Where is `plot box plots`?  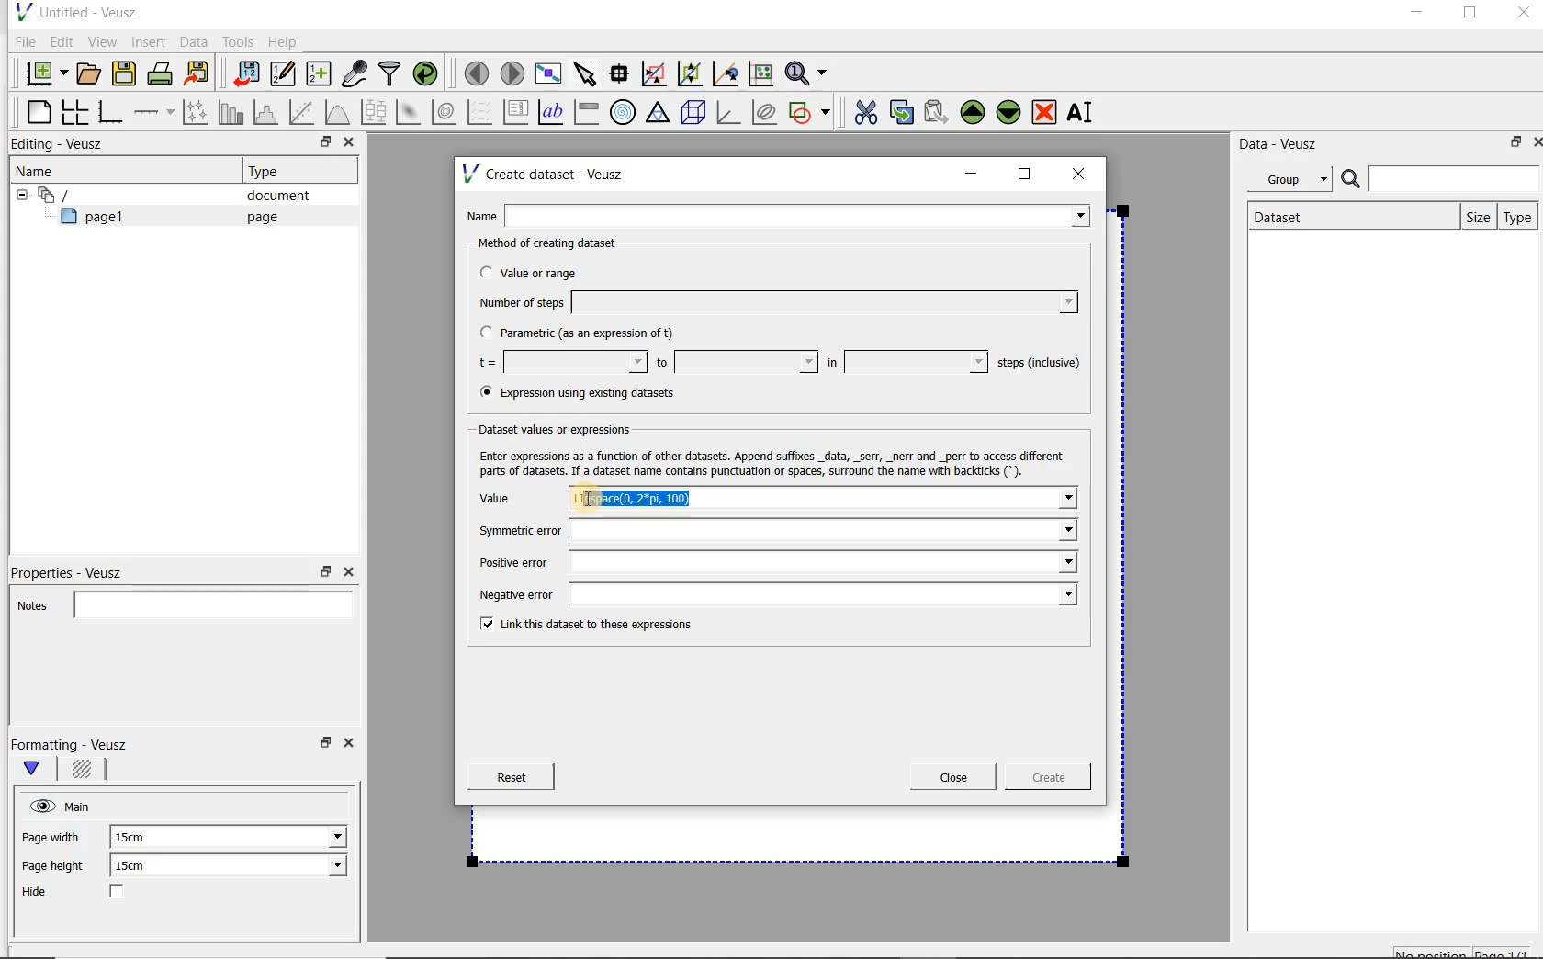 plot box plots is located at coordinates (373, 113).